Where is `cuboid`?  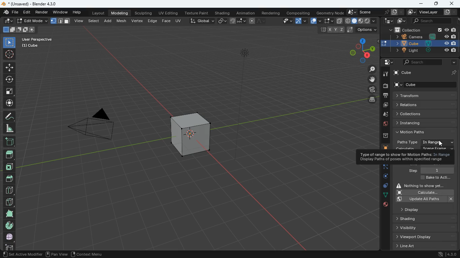
cuboid is located at coordinates (8, 247).